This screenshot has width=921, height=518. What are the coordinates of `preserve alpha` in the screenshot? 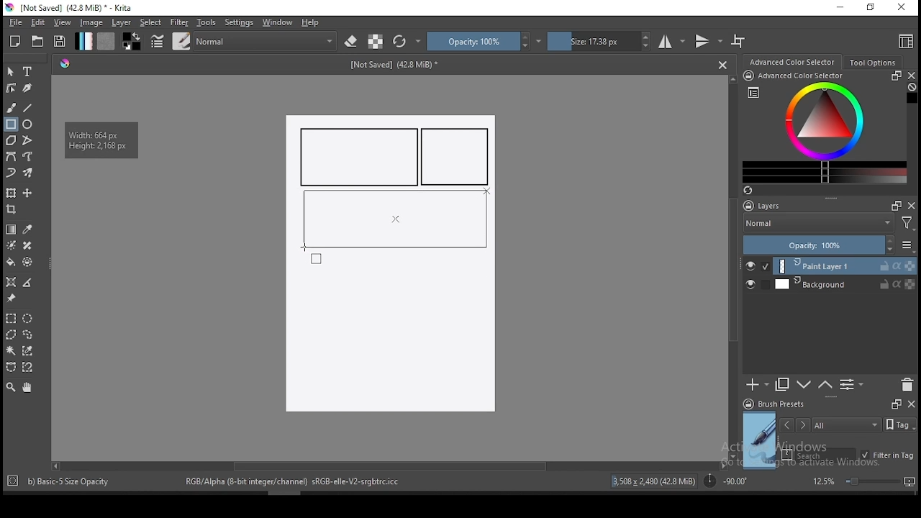 It's located at (376, 42).